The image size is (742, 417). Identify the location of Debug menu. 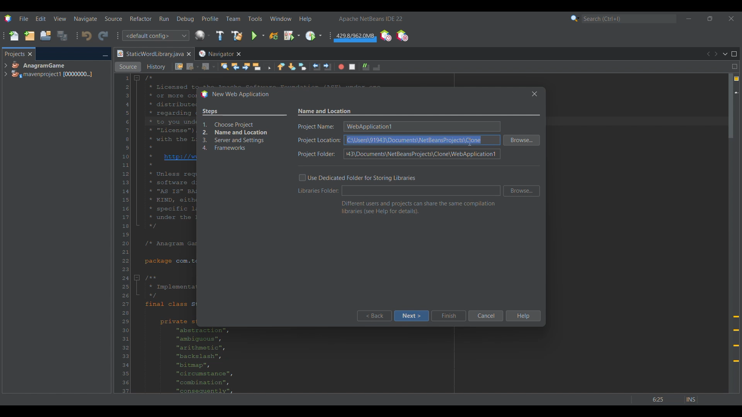
(185, 19).